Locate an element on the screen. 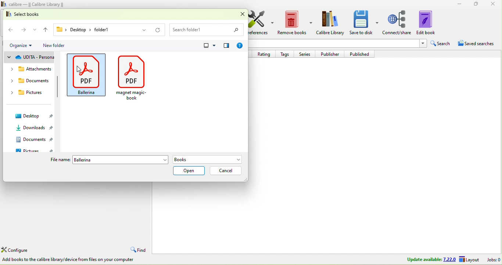  minimize is located at coordinates (458, 4).